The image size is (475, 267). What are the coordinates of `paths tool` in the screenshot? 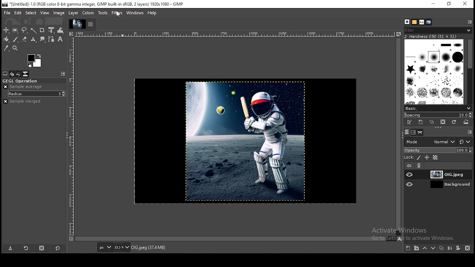 It's located at (51, 39).